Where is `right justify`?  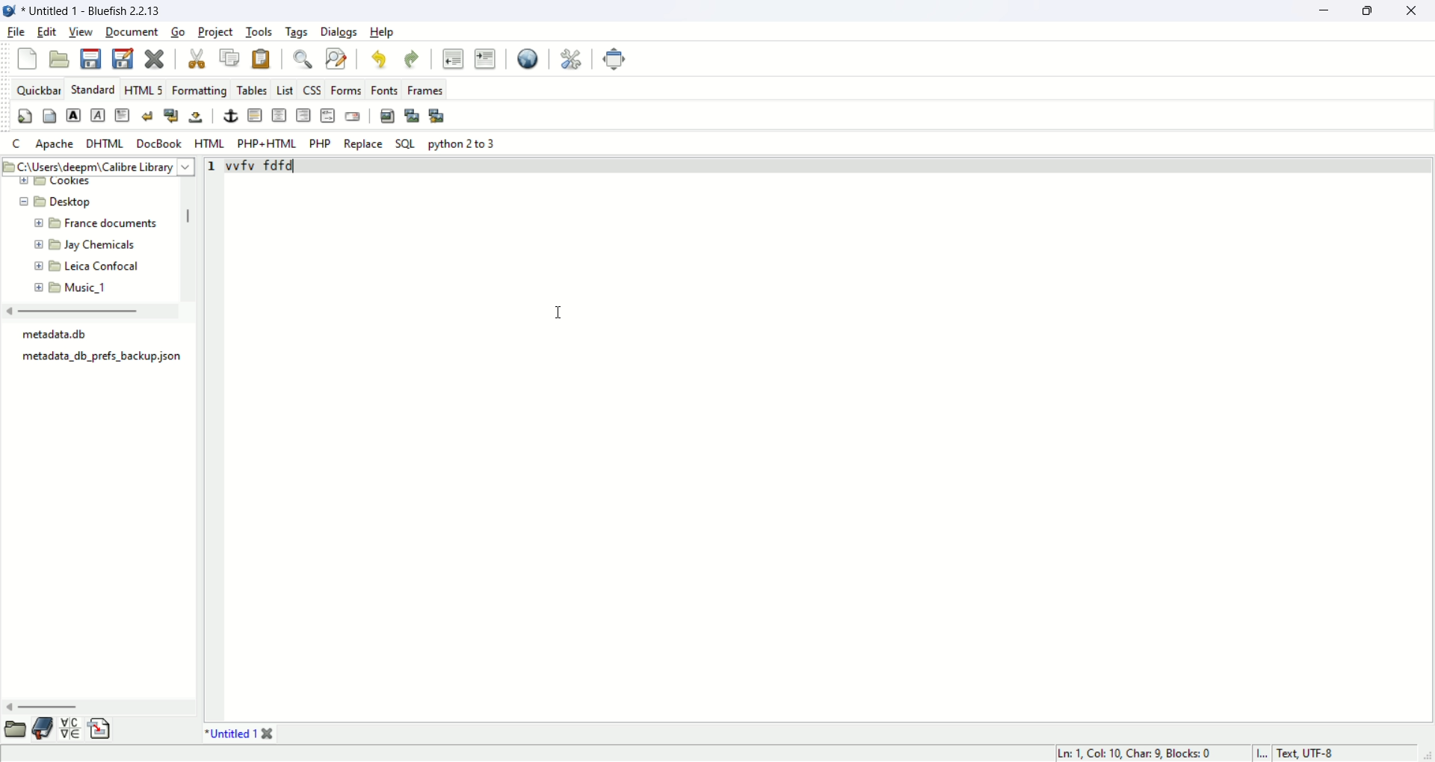
right justify is located at coordinates (304, 115).